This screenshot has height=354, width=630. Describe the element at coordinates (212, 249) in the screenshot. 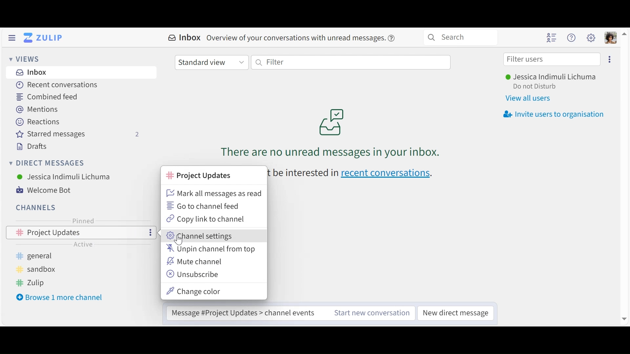

I see `unpin channel from top` at that location.